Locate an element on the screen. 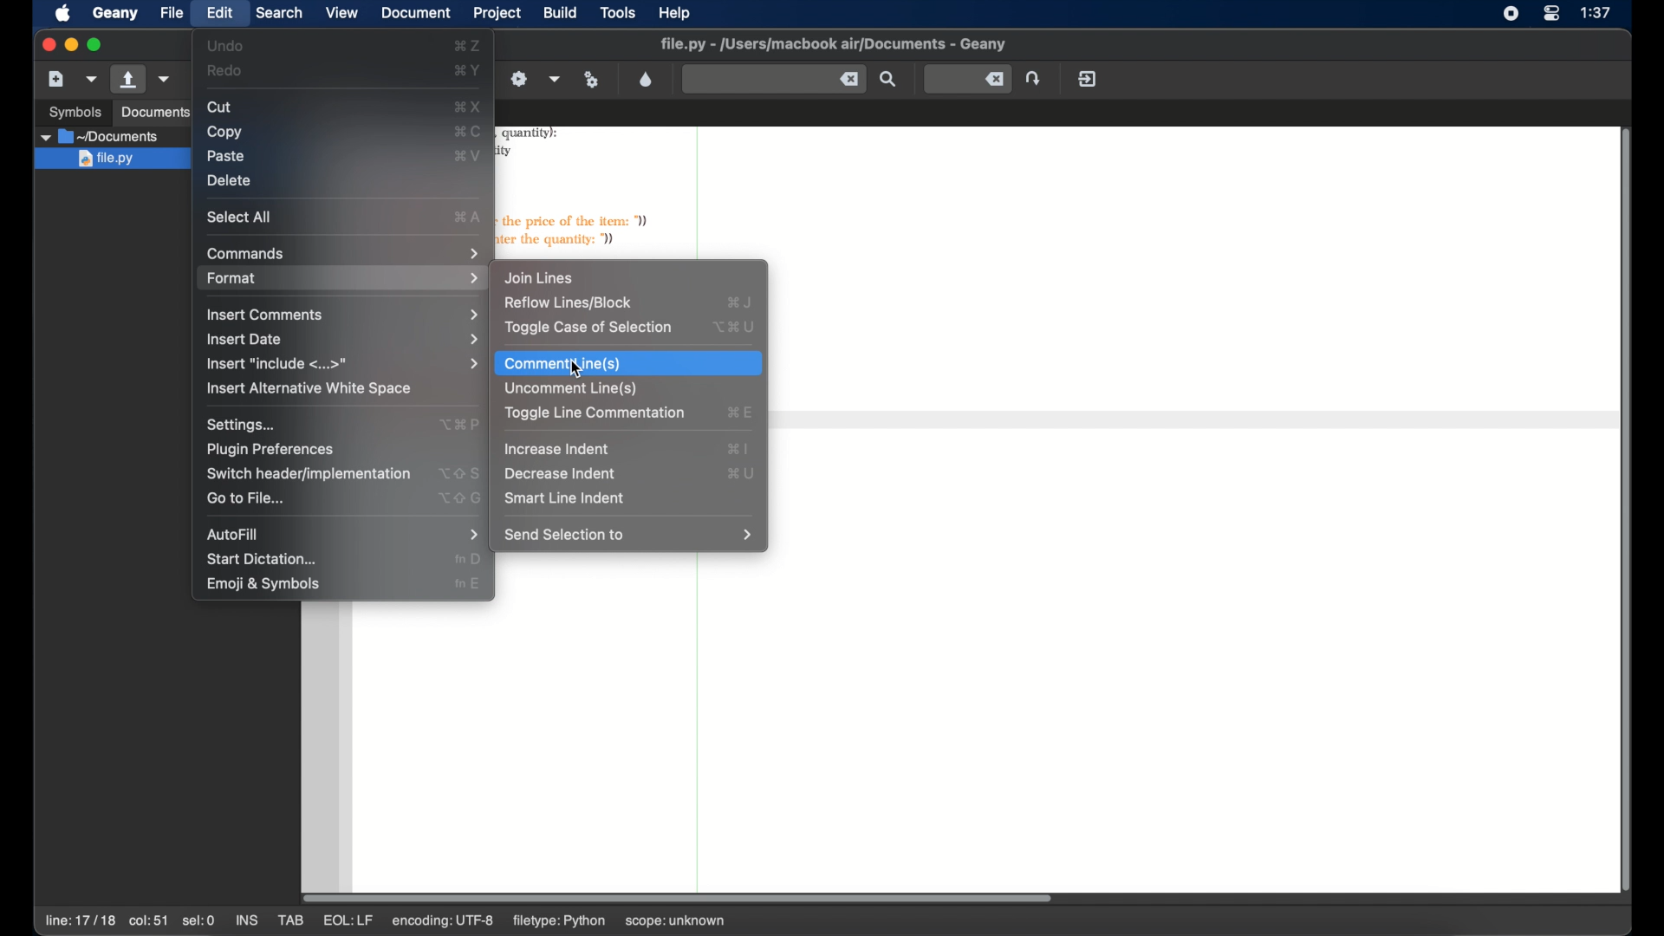 Image resolution: width=1664 pixels, height=936 pixels. sel:0 is located at coordinates (198, 920).